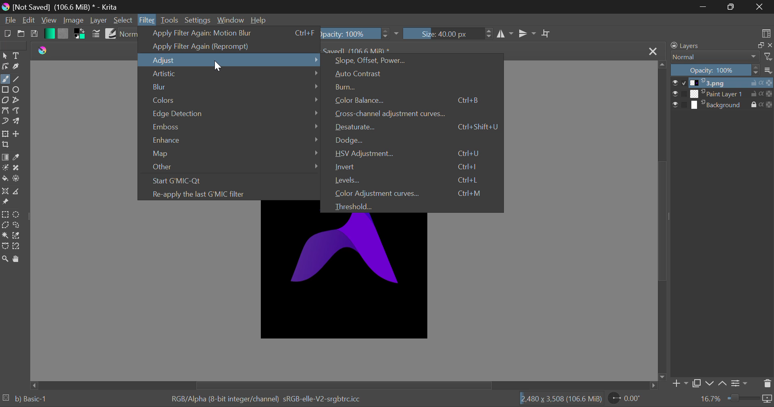  I want to click on move right, so click(654, 387).